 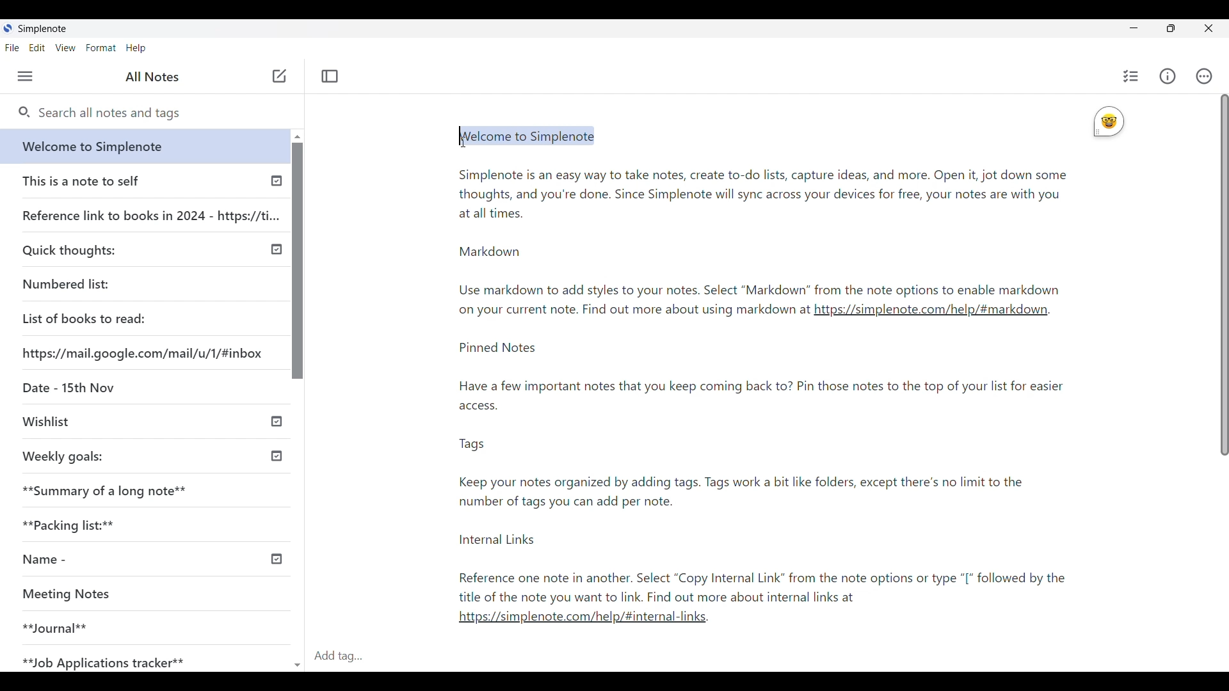 What do you see at coordinates (100, 48) in the screenshot?
I see `Format menu` at bounding box center [100, 48].